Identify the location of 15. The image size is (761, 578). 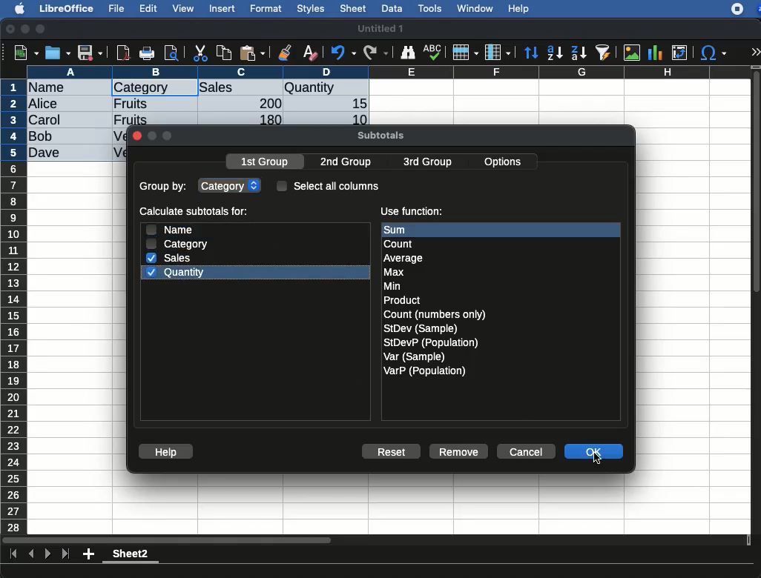
(355, 104).